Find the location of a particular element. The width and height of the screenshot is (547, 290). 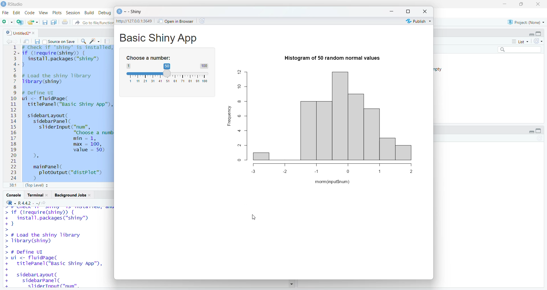

38:1 is located at coordinates (14, 185).